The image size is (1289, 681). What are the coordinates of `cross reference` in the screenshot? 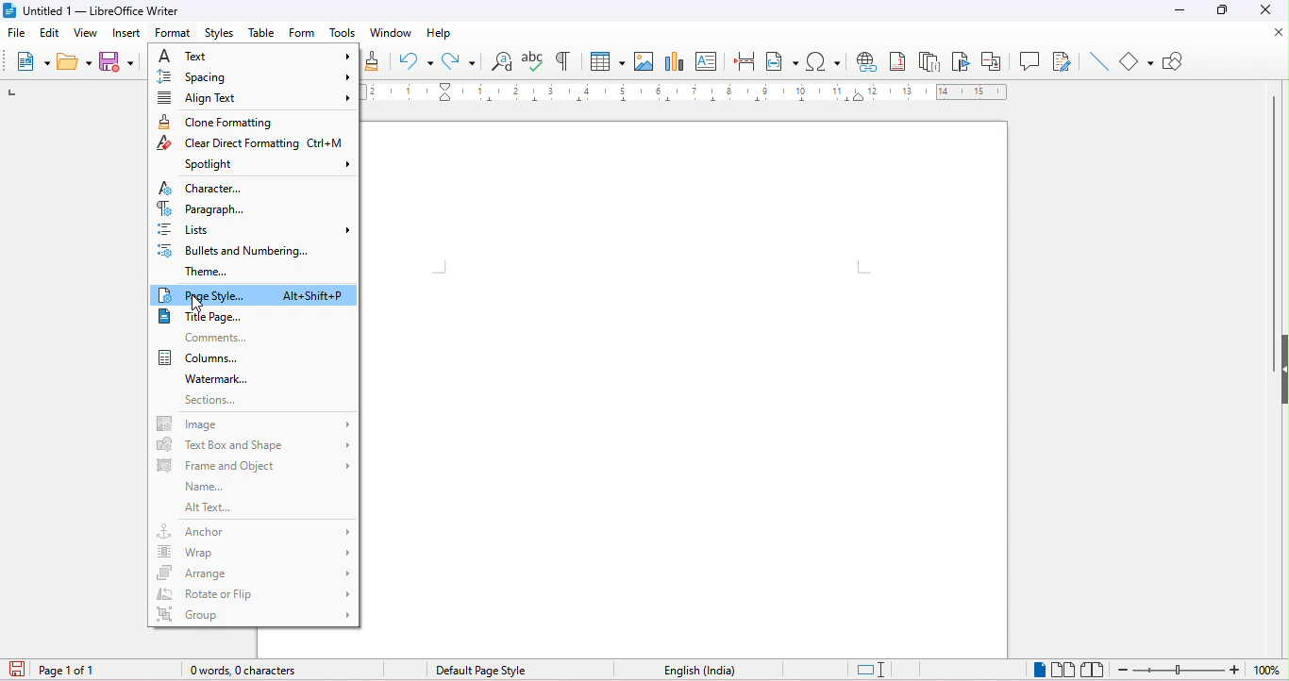 It's located at (996, 60).